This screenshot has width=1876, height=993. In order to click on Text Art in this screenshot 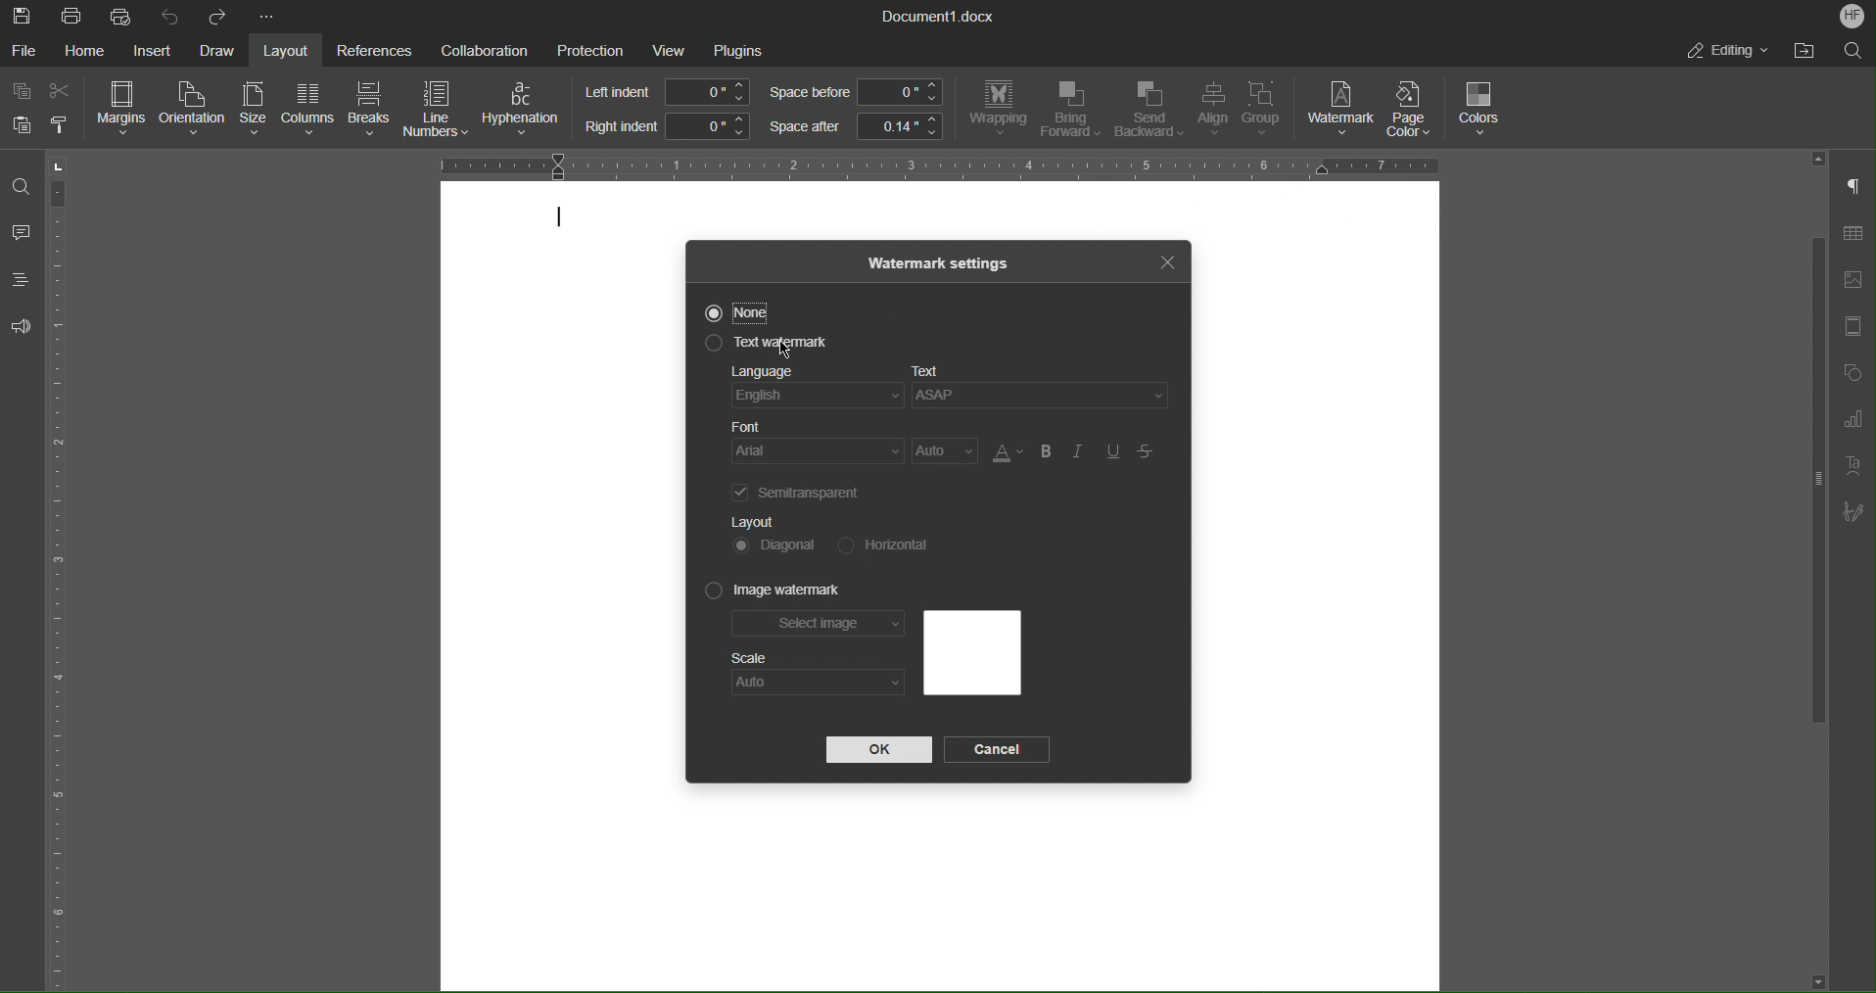, I will do `click(1851, 467)`.